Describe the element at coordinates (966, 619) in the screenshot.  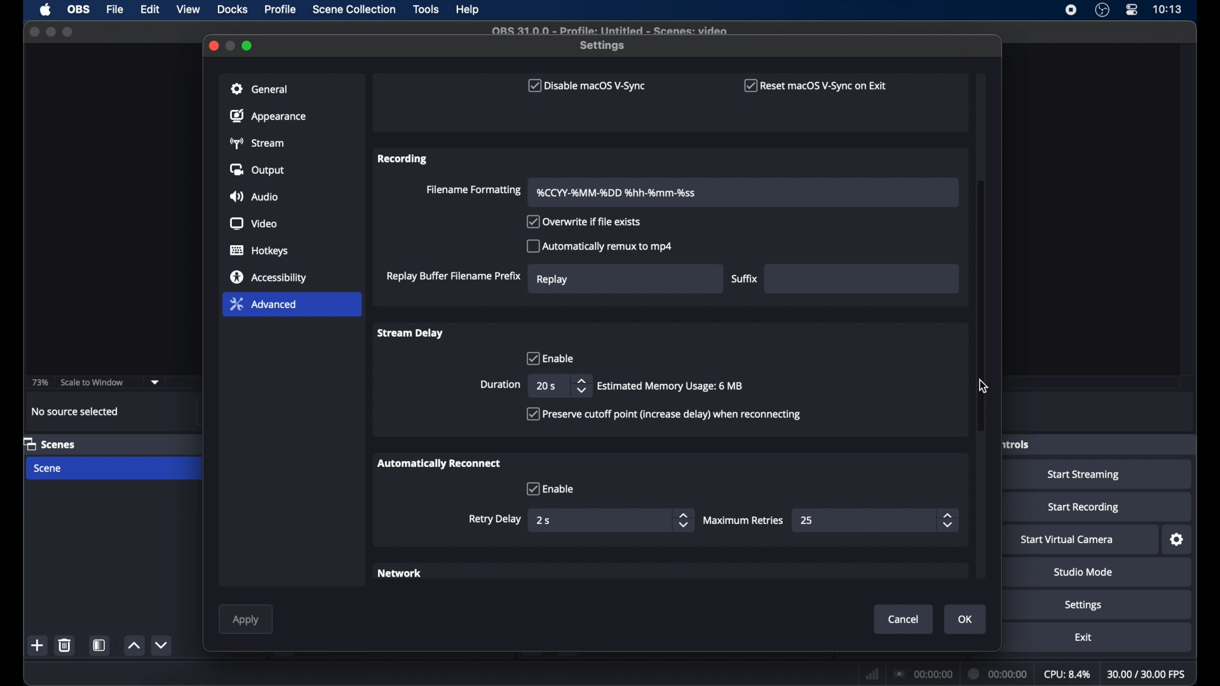
I see `ok` at that location.